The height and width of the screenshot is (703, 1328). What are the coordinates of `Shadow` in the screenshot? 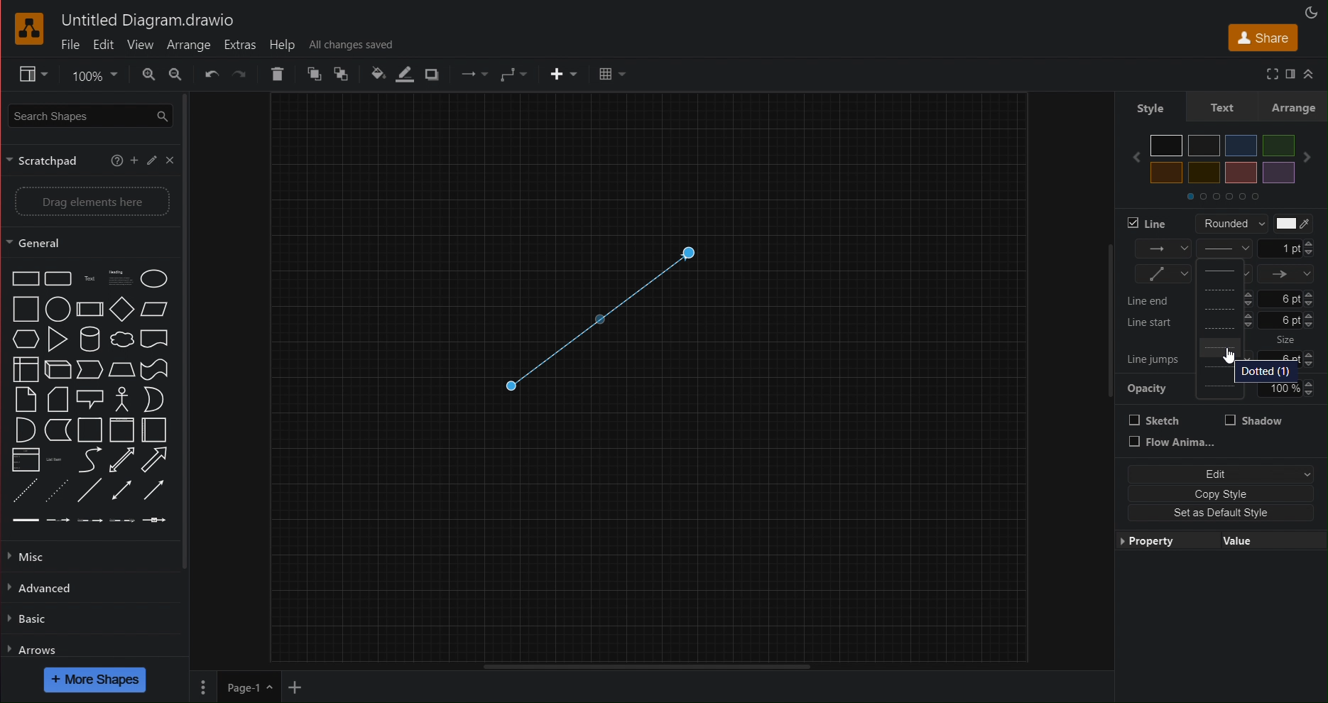 It's located at (434, 75).